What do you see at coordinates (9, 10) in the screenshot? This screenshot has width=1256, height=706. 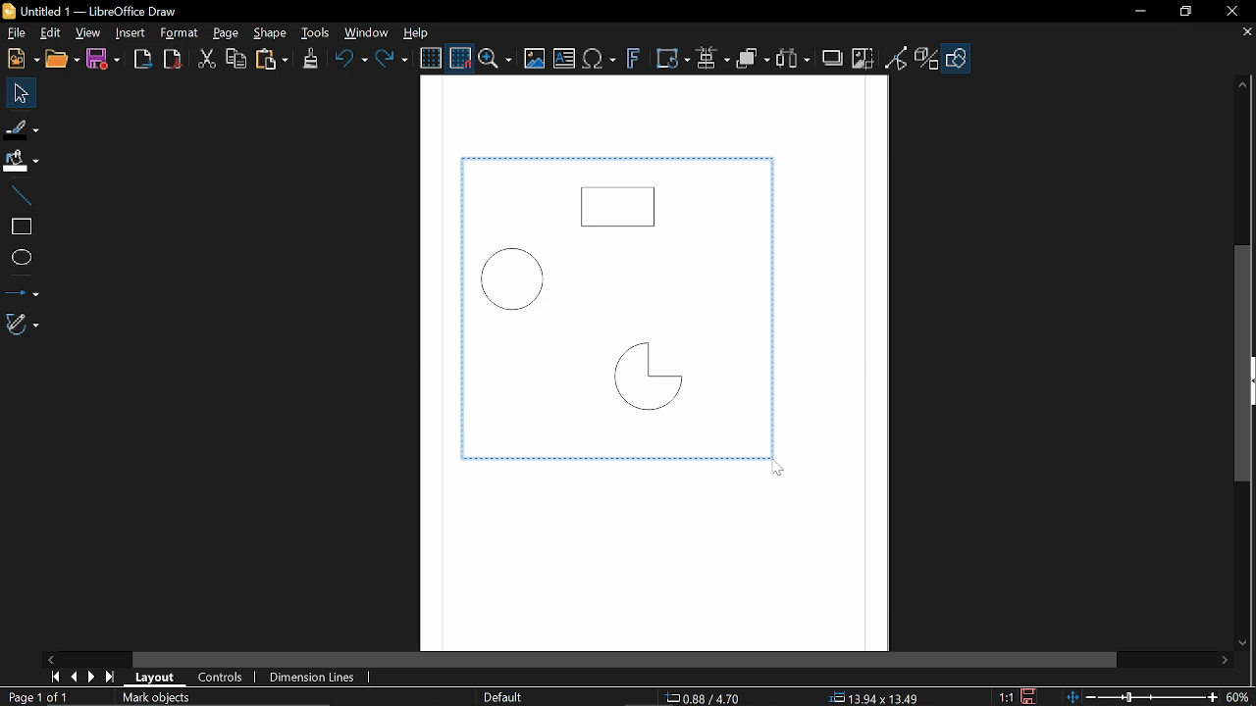 I see `Libreoffice Logo` at bounding box center [9, 10].